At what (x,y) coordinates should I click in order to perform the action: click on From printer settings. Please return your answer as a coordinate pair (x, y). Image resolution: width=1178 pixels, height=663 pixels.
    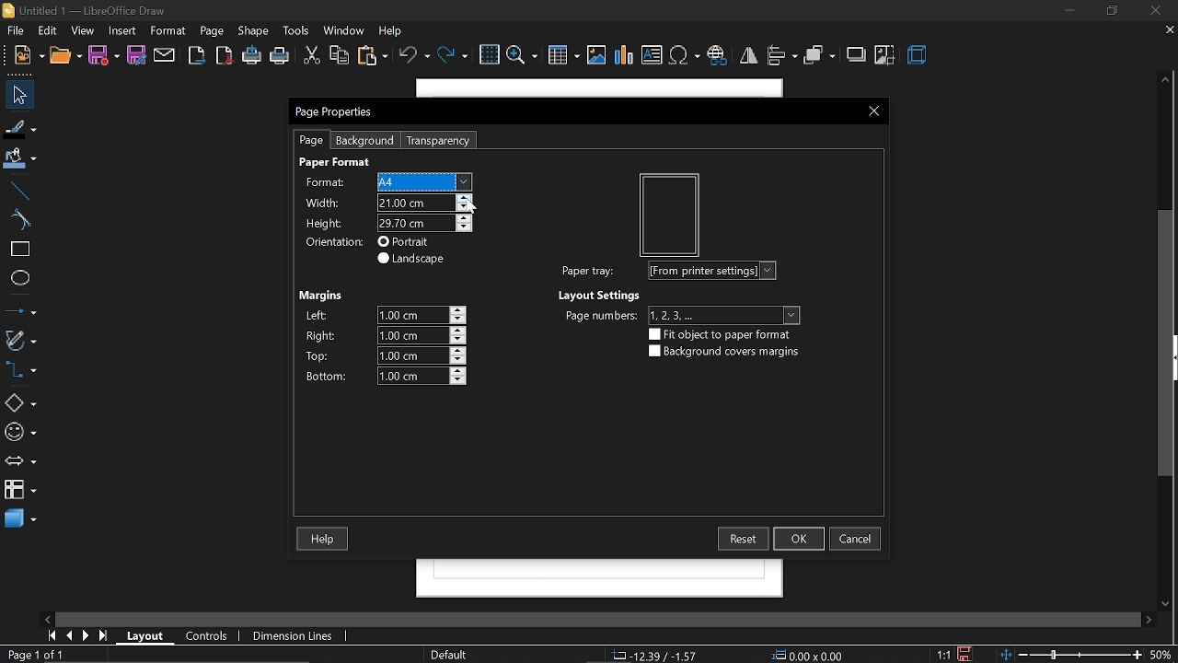
    Looking at the image, I should click on (712, 271).